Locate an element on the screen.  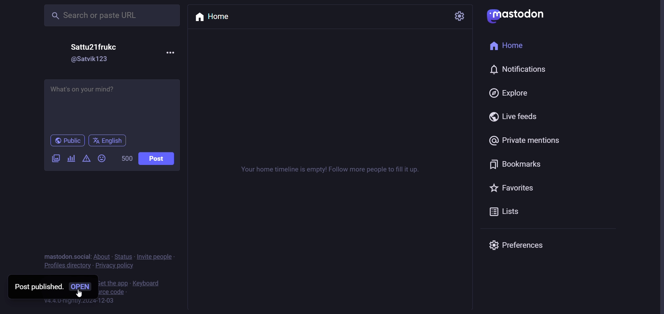
emoji is located at coordinates (102, 159).